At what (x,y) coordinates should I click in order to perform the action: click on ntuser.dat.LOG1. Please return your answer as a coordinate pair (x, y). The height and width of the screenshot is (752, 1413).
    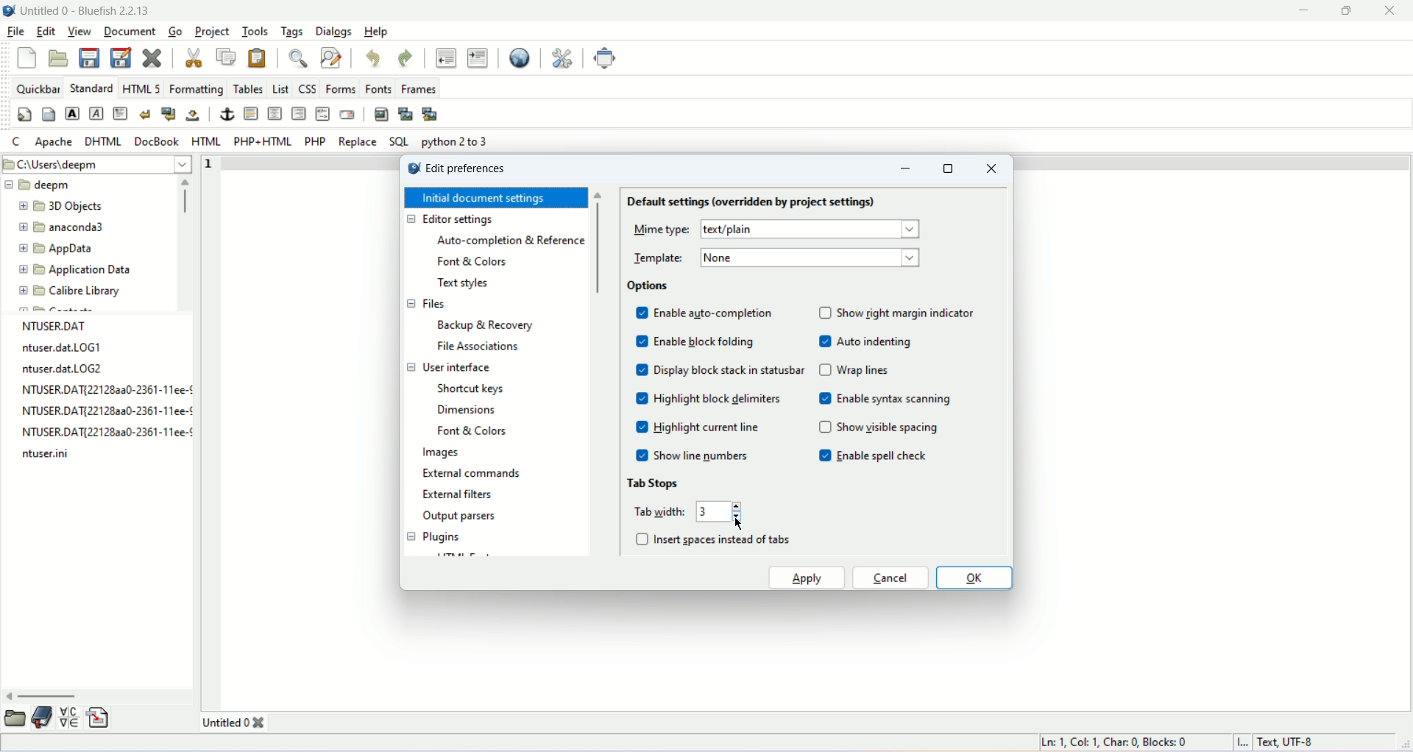
    Looking at the image, I should click on (57, 350).